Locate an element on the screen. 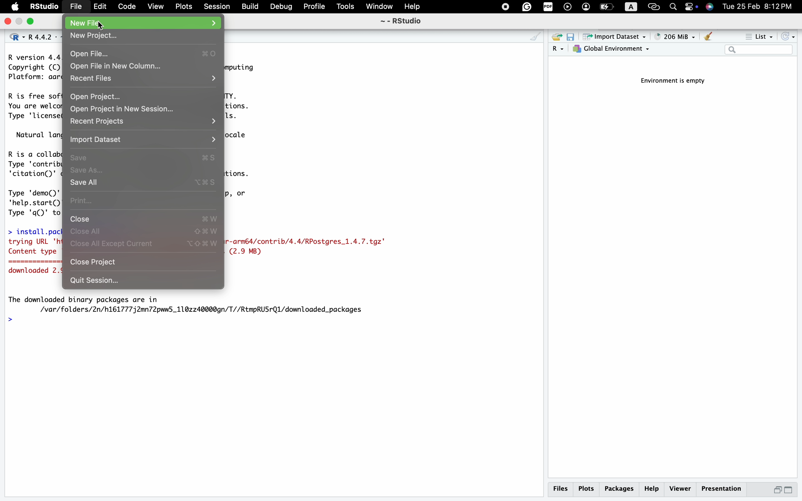 The width and height of the screenshot is (802, 501). close is located at coordinates (144, 218).